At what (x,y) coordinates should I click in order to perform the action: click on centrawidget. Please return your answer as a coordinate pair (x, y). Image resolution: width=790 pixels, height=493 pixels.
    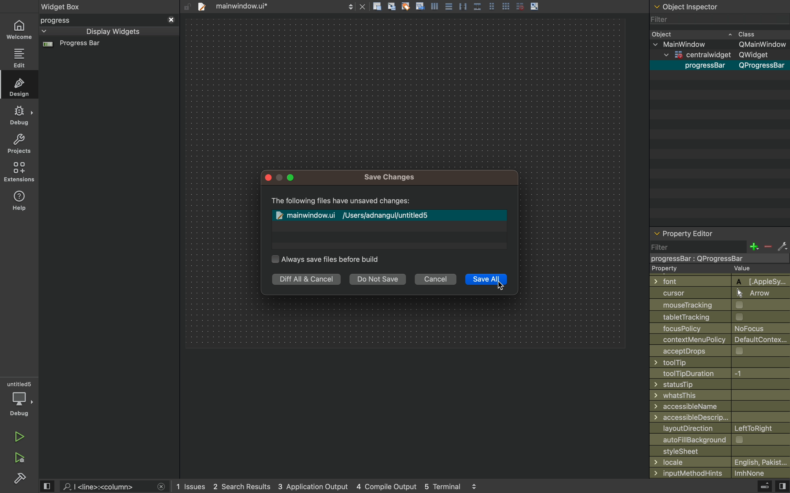
    Looking at the image, I should click on (717, 55).